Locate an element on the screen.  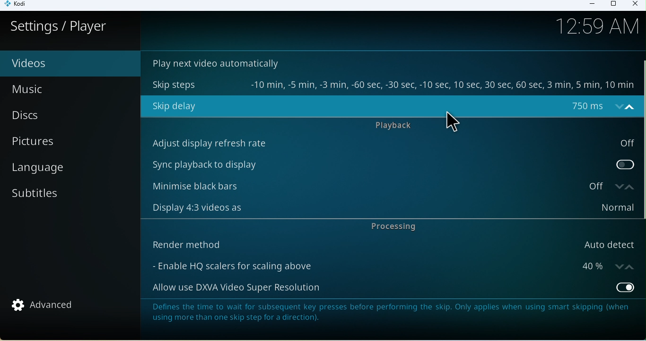
Cursor is located at coordinates (452, 121).